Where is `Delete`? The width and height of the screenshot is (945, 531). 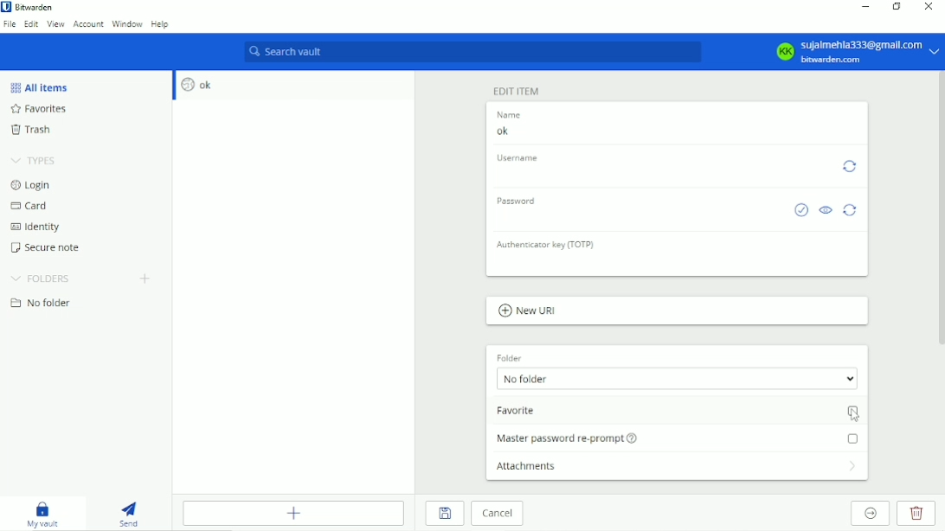 Delete is located at coordinates (916, 513).